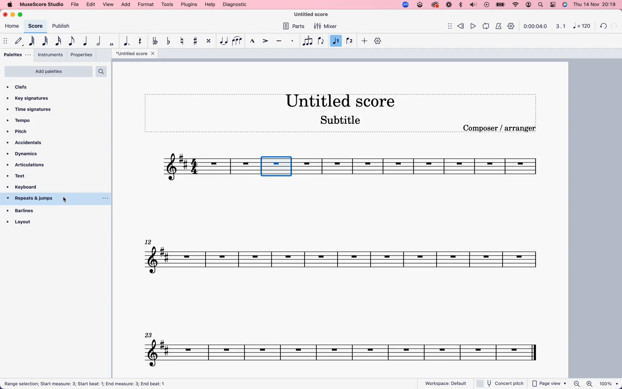 The width and height of the screenshot is (622, 389). What do you see at coordinates (167, 4) in the screenshot?
I see `tools` at bounding box center [167, 4].